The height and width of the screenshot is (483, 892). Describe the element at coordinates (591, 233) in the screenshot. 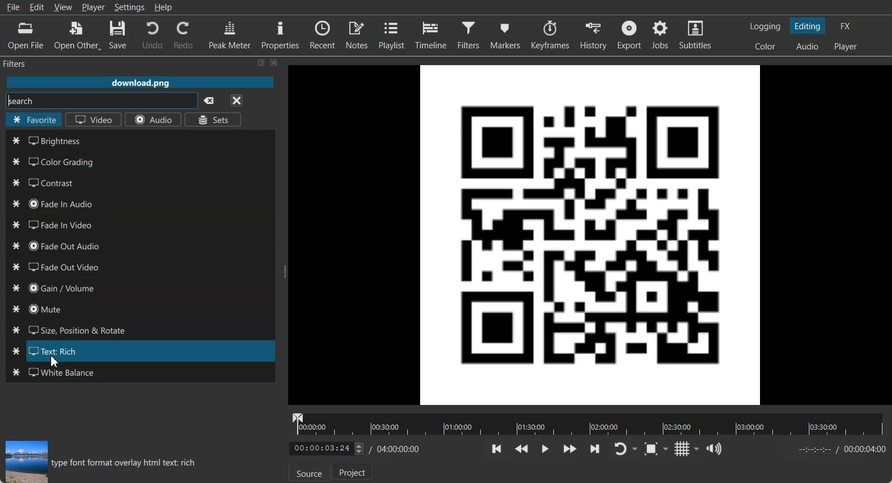

I see `File Preview` at that location.